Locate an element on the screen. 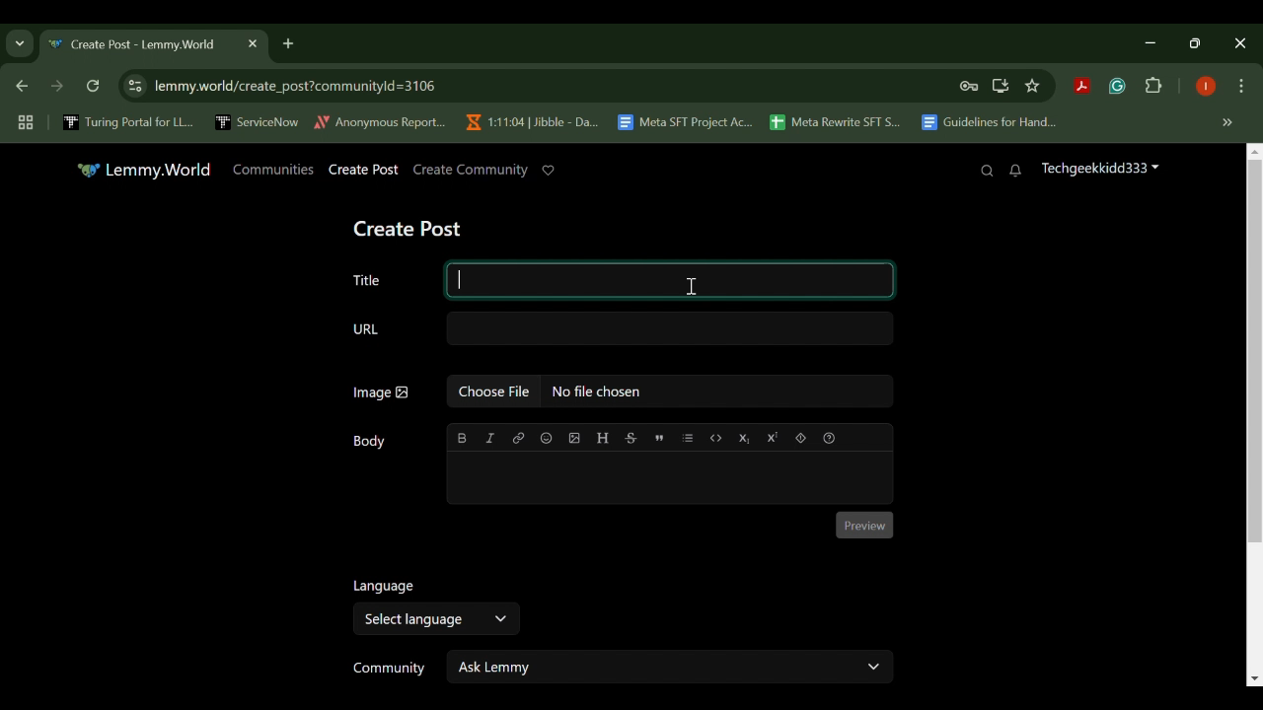 The height and width of the screenshot is (710, 1263). Preview is located at coordinates (865, 526).